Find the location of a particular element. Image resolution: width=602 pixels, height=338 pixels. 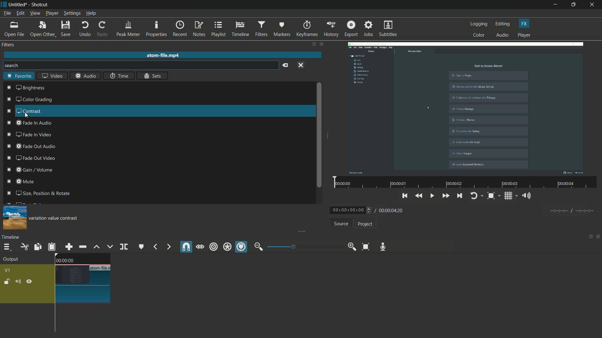

previous marker is located at coordinates (155, 247).